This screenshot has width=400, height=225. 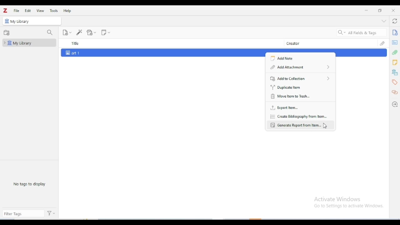 I want to click on title, so click(x=173, y=43).